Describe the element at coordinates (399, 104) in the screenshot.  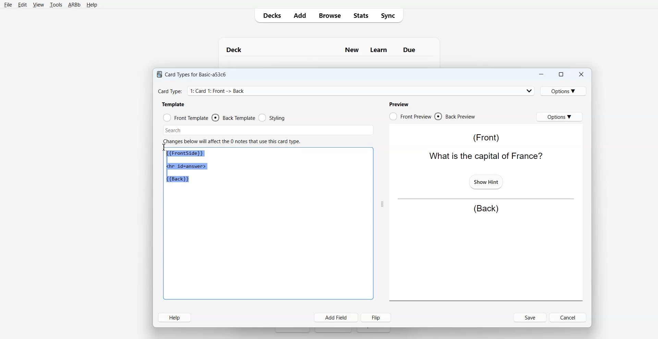
I see `Preview` at that location.